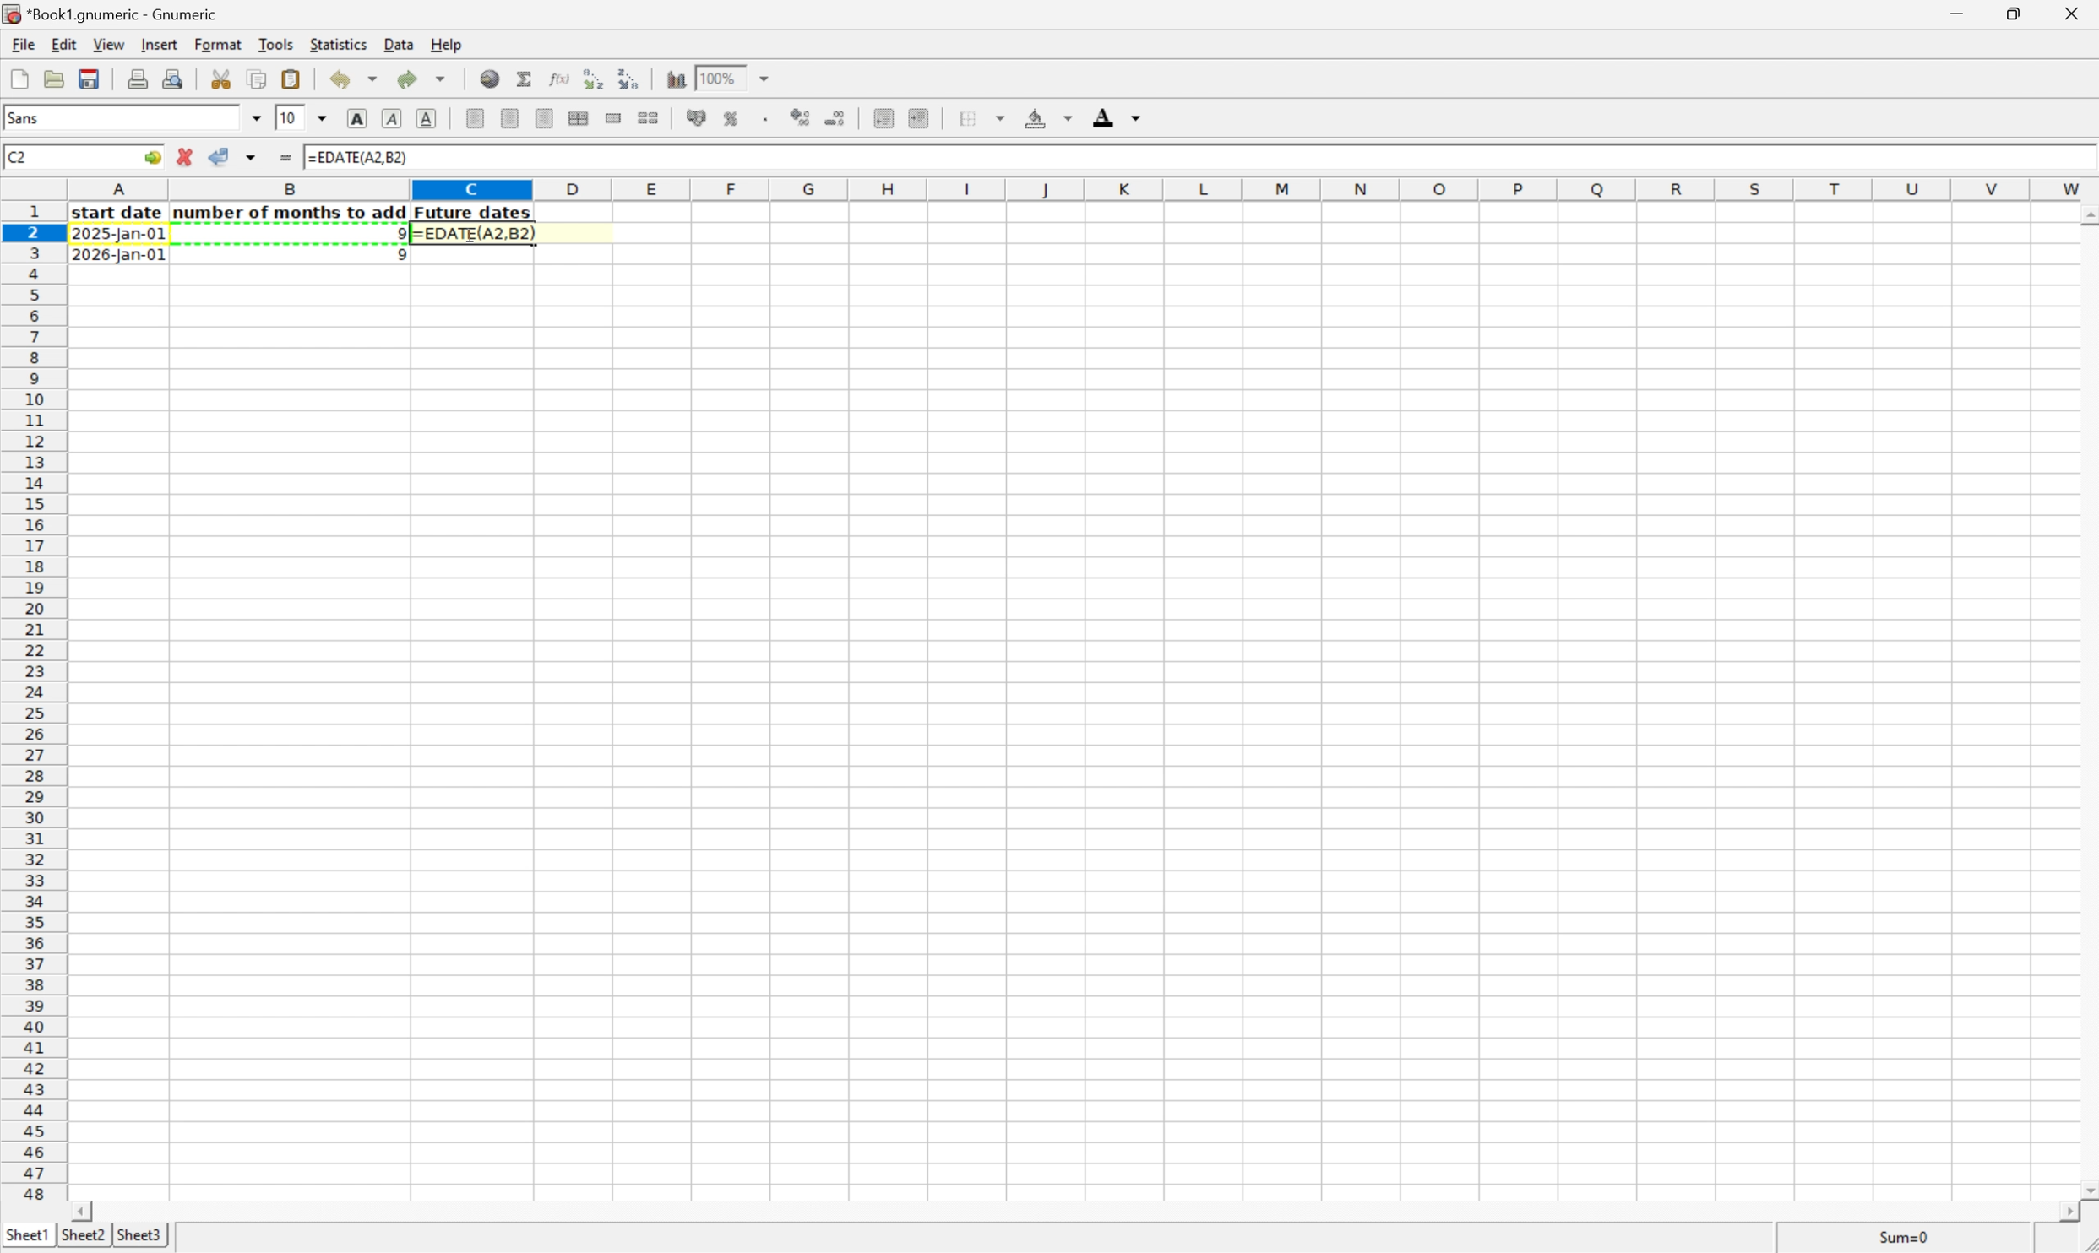 The image size is (2099, 1253). I want to click on Redo, so click(420, 77).